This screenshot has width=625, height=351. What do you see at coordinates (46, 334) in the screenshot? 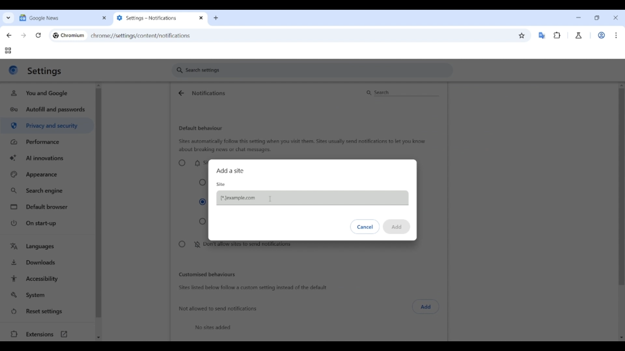
I see `Extensions` at bounding box center [46, 334].